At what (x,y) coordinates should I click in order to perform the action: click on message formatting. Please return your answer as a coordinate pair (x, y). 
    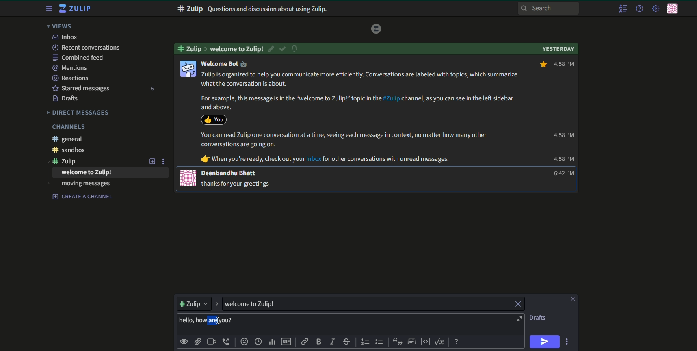
    Looking at the image, I should click on (457, 340).